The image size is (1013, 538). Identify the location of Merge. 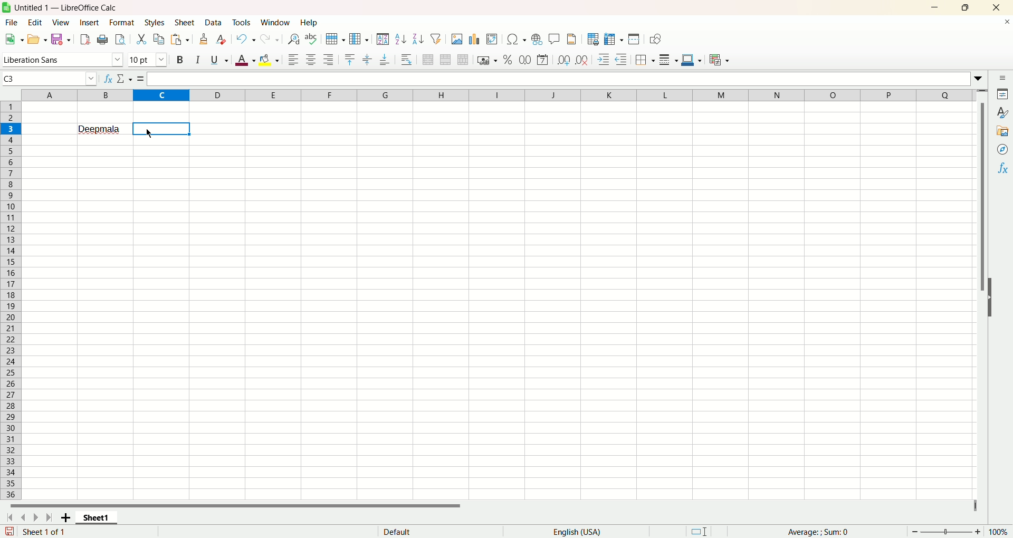
(445, 60).